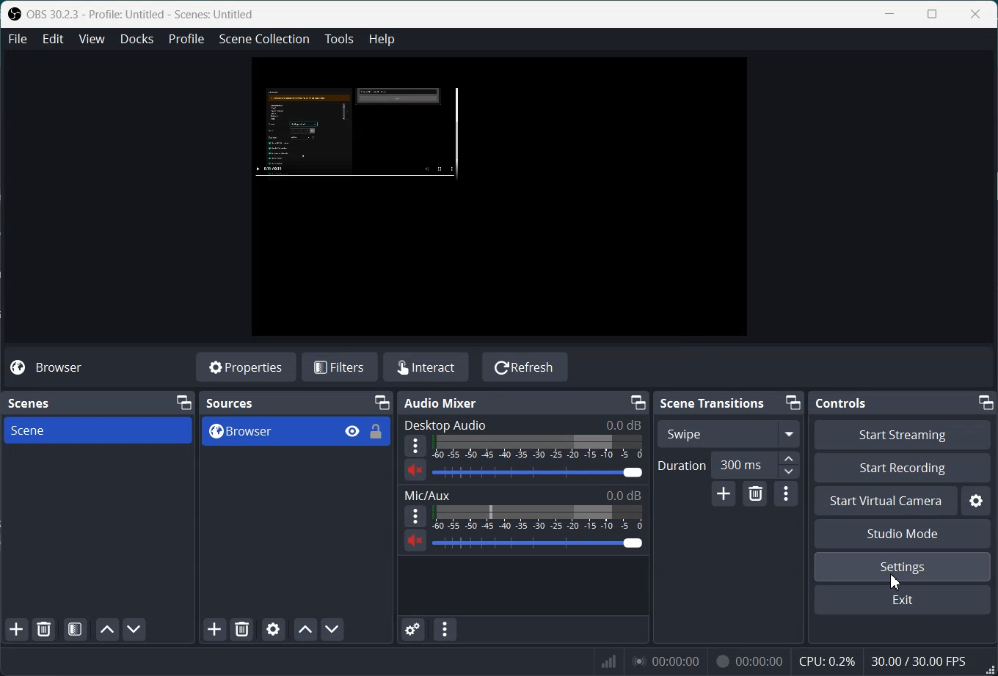  I want to click on Window Adjuster, so click(988, 664).